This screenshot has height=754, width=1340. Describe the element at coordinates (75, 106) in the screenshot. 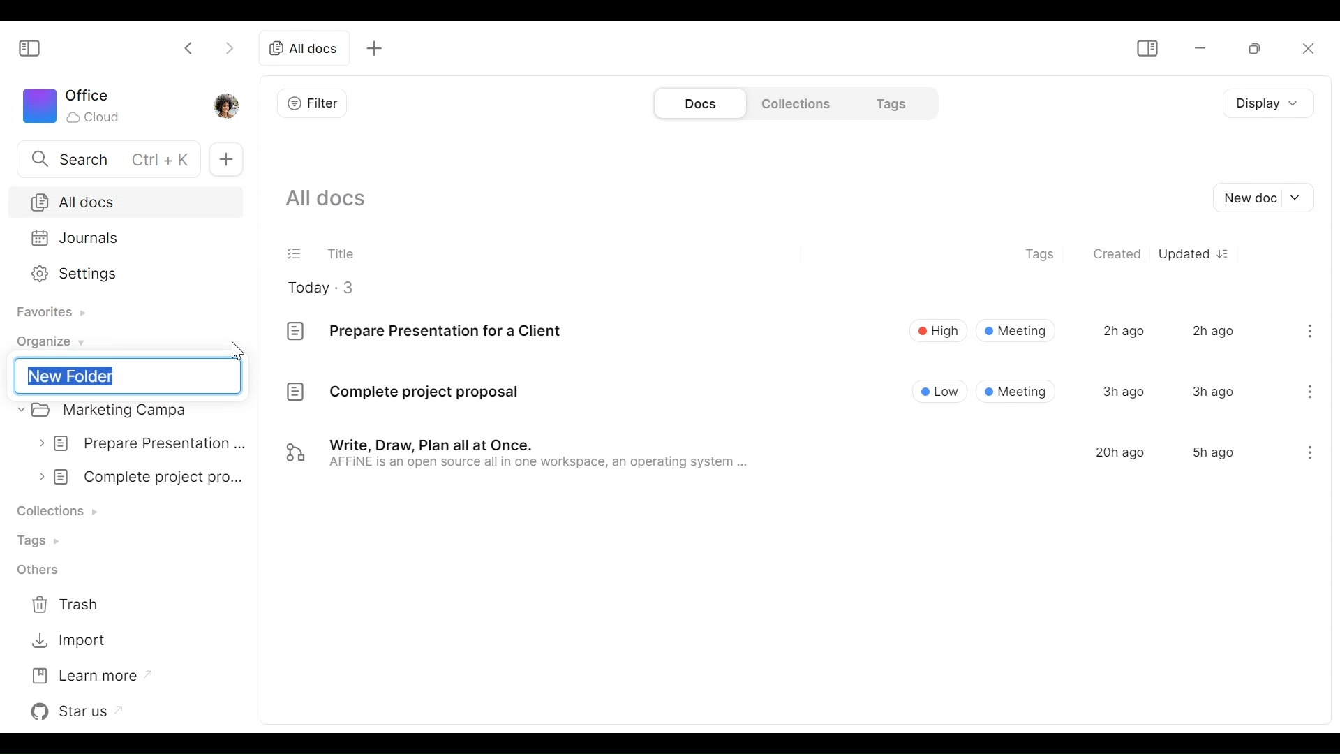

I see `Workspace` at that location.